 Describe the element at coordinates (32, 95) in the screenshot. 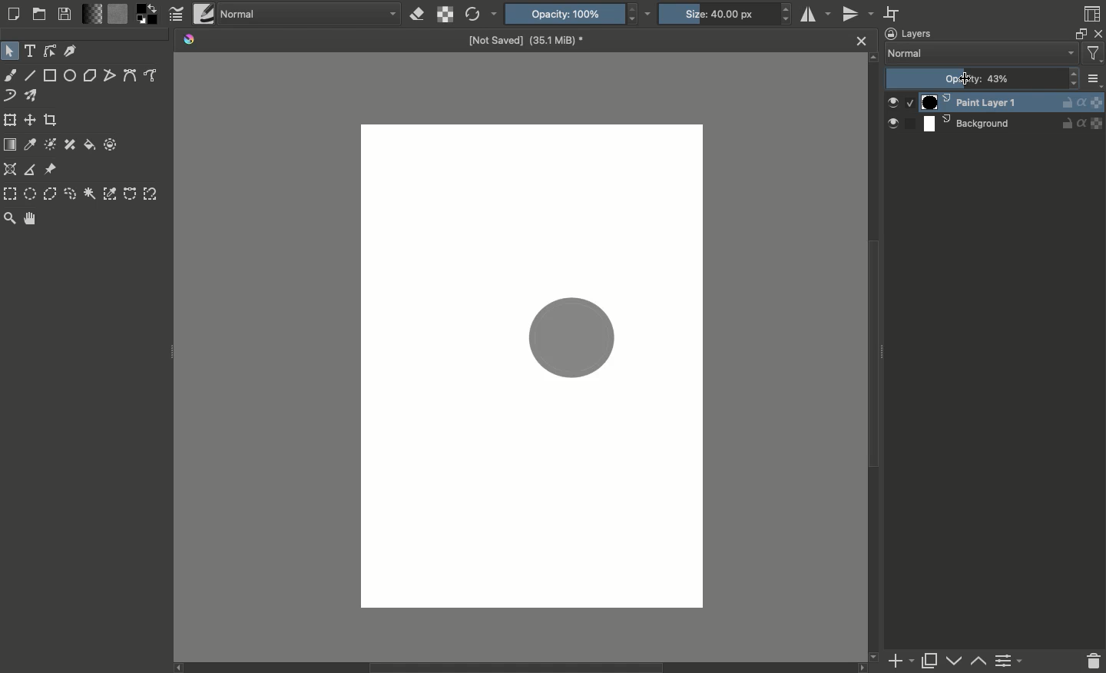

I see `Multibrush tool` at that location.